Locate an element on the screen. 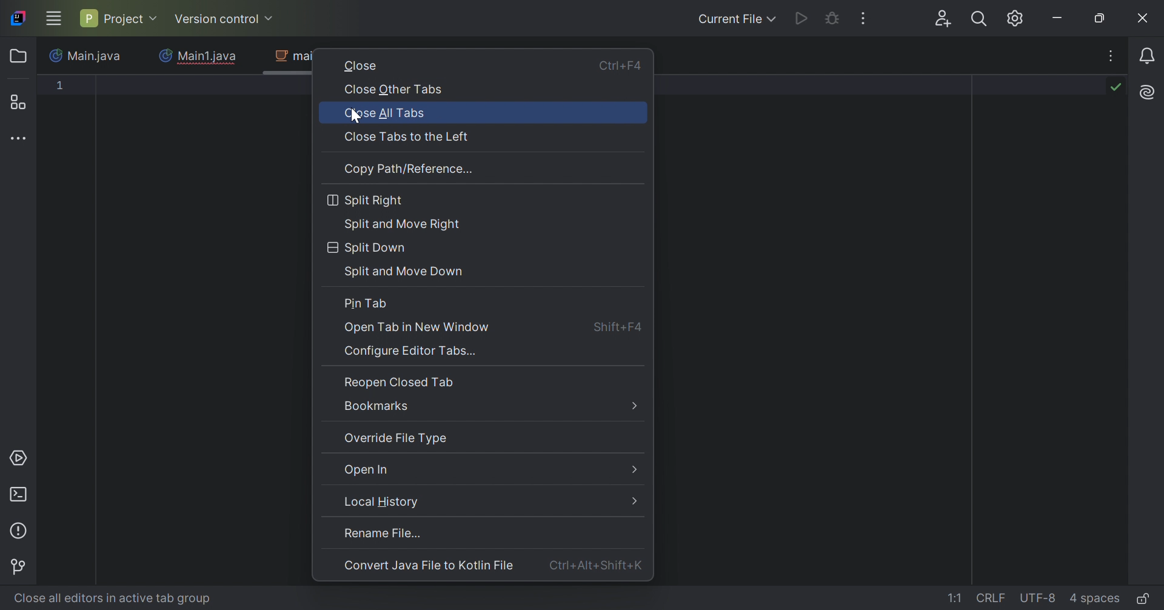 The image size is (1164, 610). IntelliJ IDEA icon is located at coordinates (22, 18).